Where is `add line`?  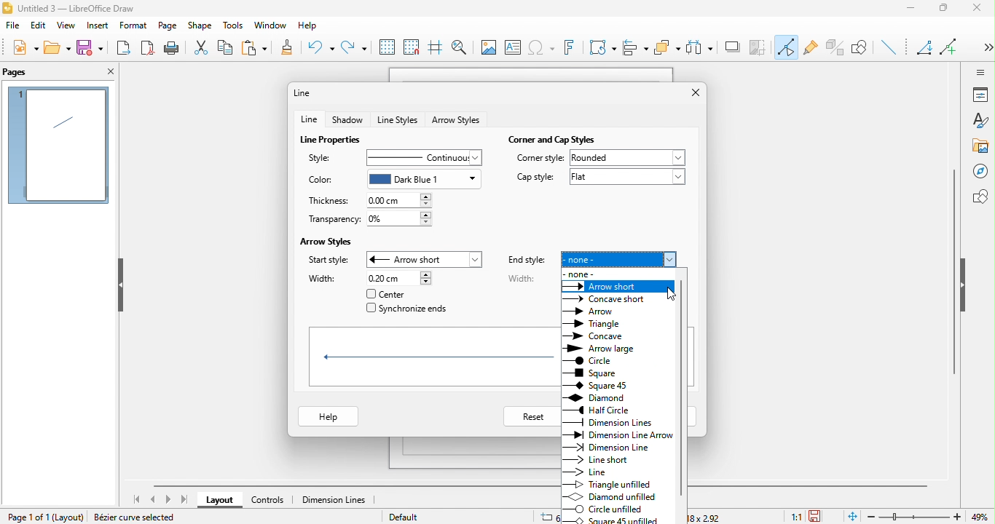
add line is located at coordinates (952, 45).